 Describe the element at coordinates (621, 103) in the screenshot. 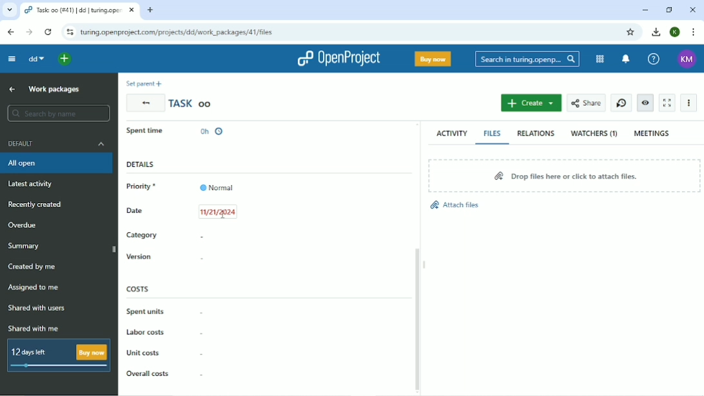

I see `Start new timer` at that location.